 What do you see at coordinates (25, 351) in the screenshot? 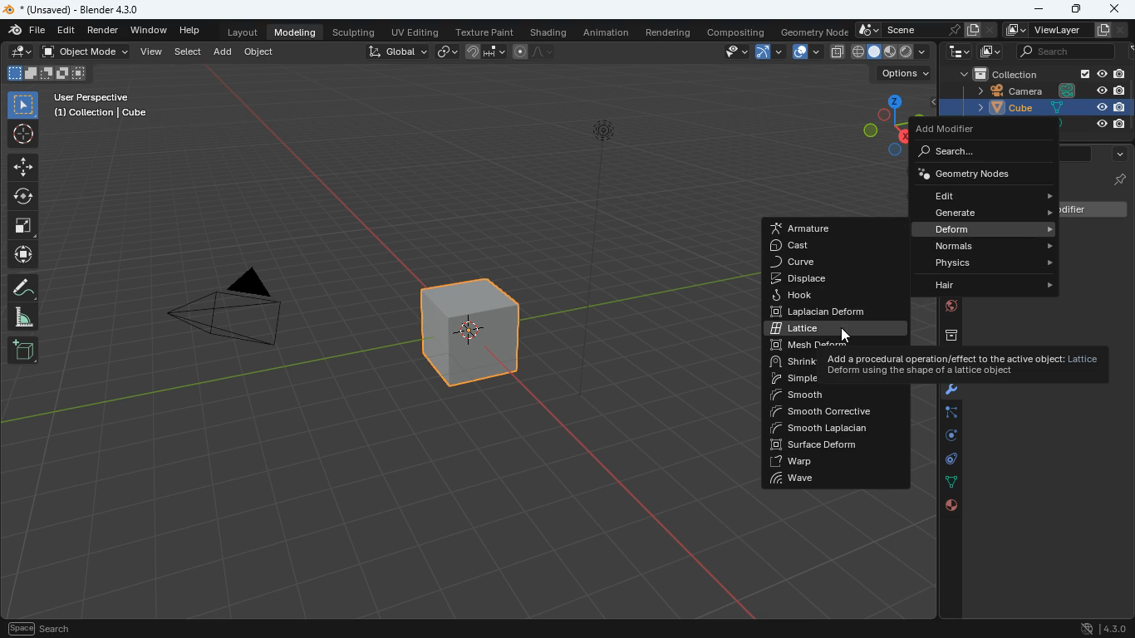
I see `new` at bounding box center [25, 351].